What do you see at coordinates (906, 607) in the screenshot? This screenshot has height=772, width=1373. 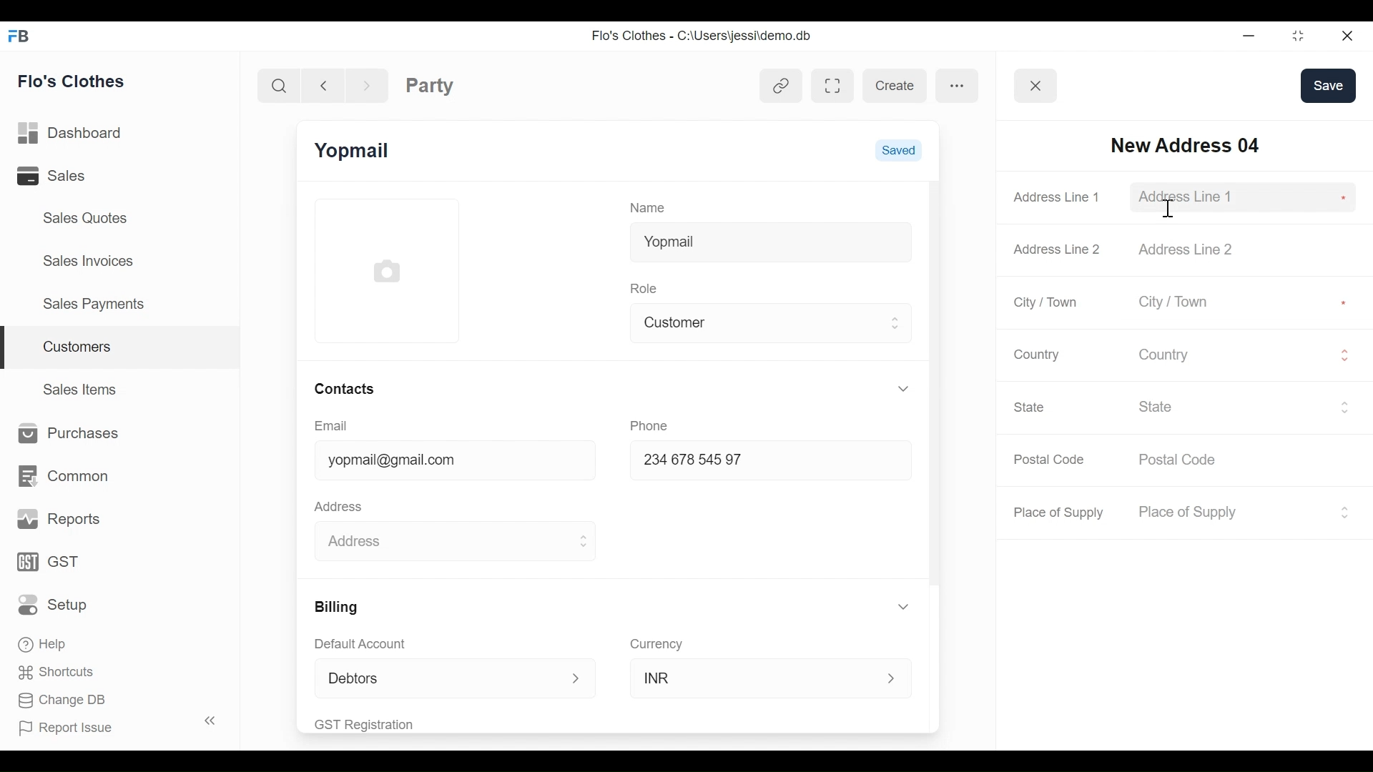 I see `Expand` at bounding box center [906, 607].